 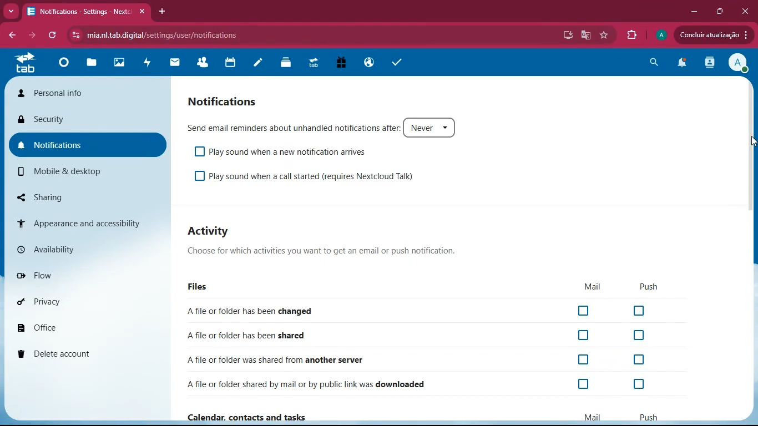 What do you see at coordinates (75, 303) in the screenshot?
I see `privacy` at bounding box center [75, 303].